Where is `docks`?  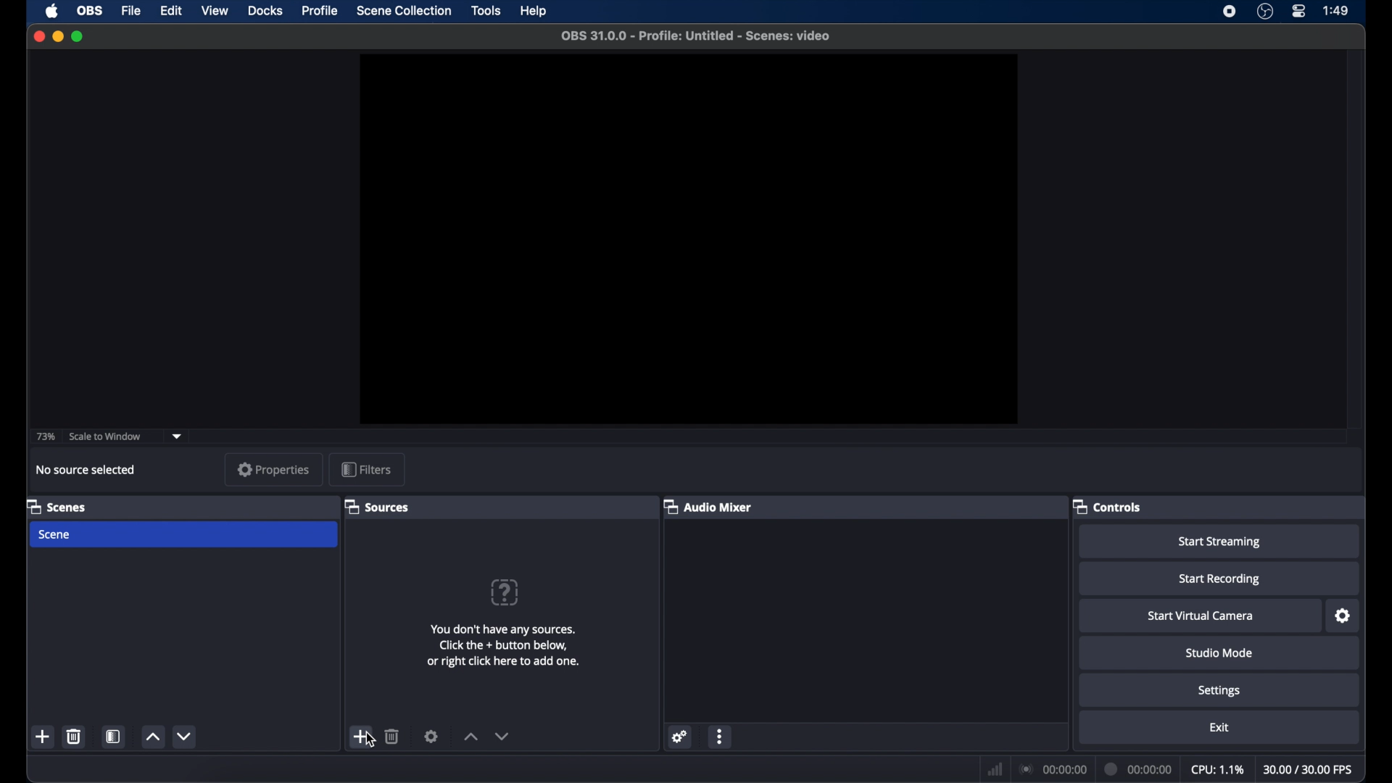 docks is located at coordinates (265, 9).